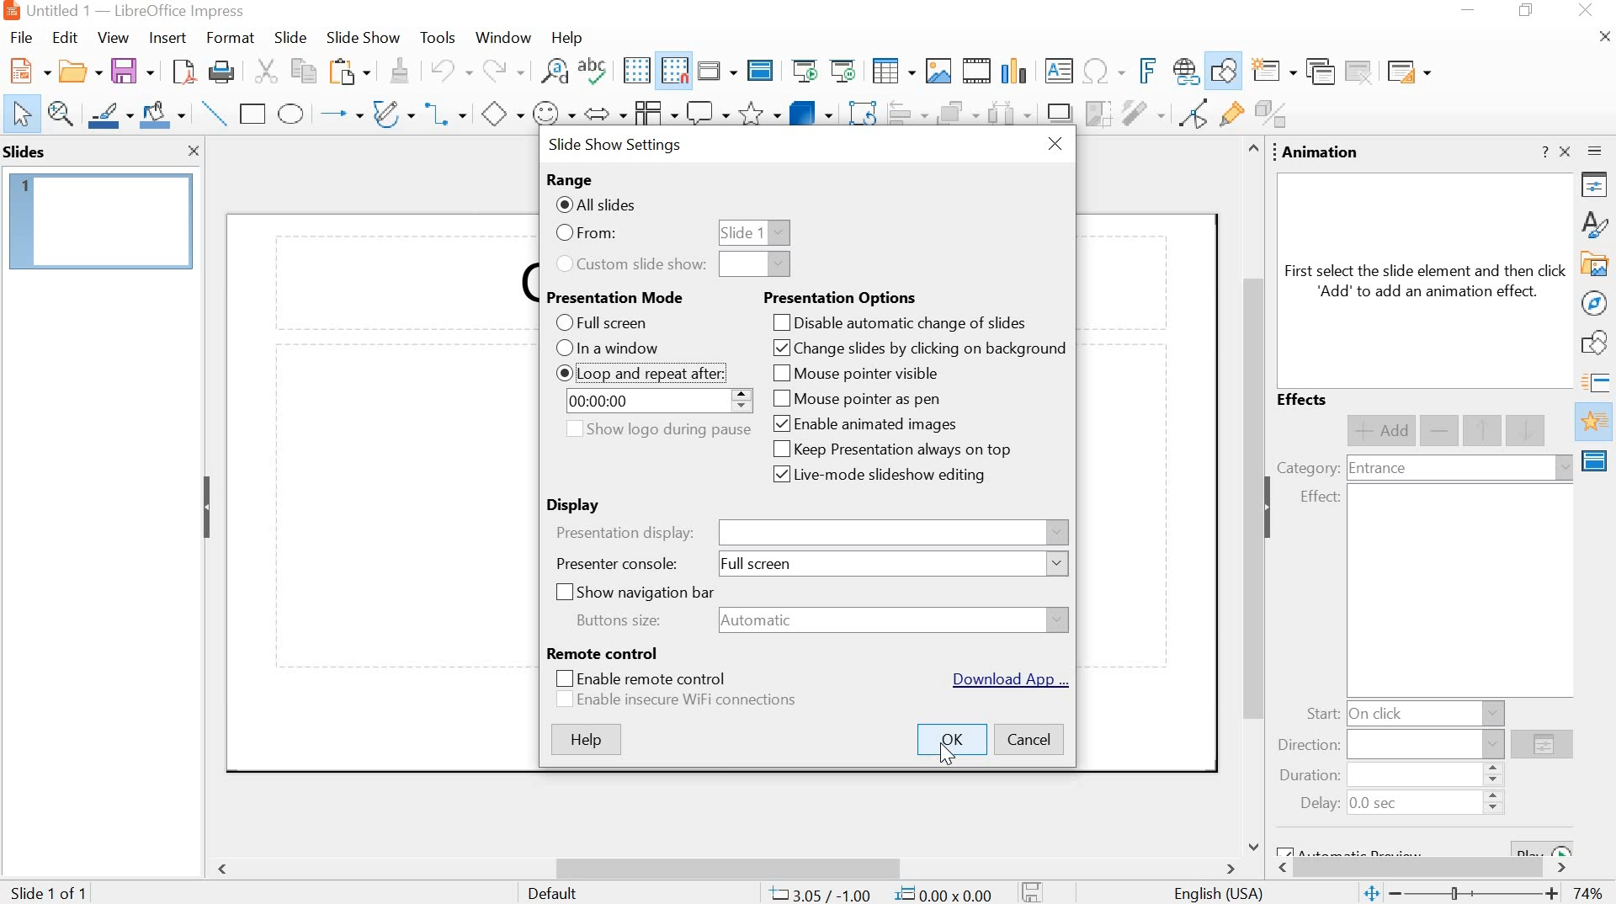 The width and height of the screenshot is (1616, 904). I want to click on new slide, so click(1275, 72).